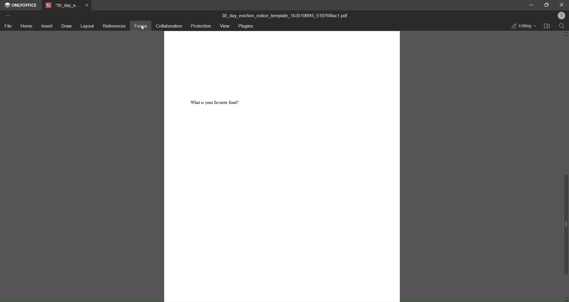  I want to click on forms, so click(140, 27).